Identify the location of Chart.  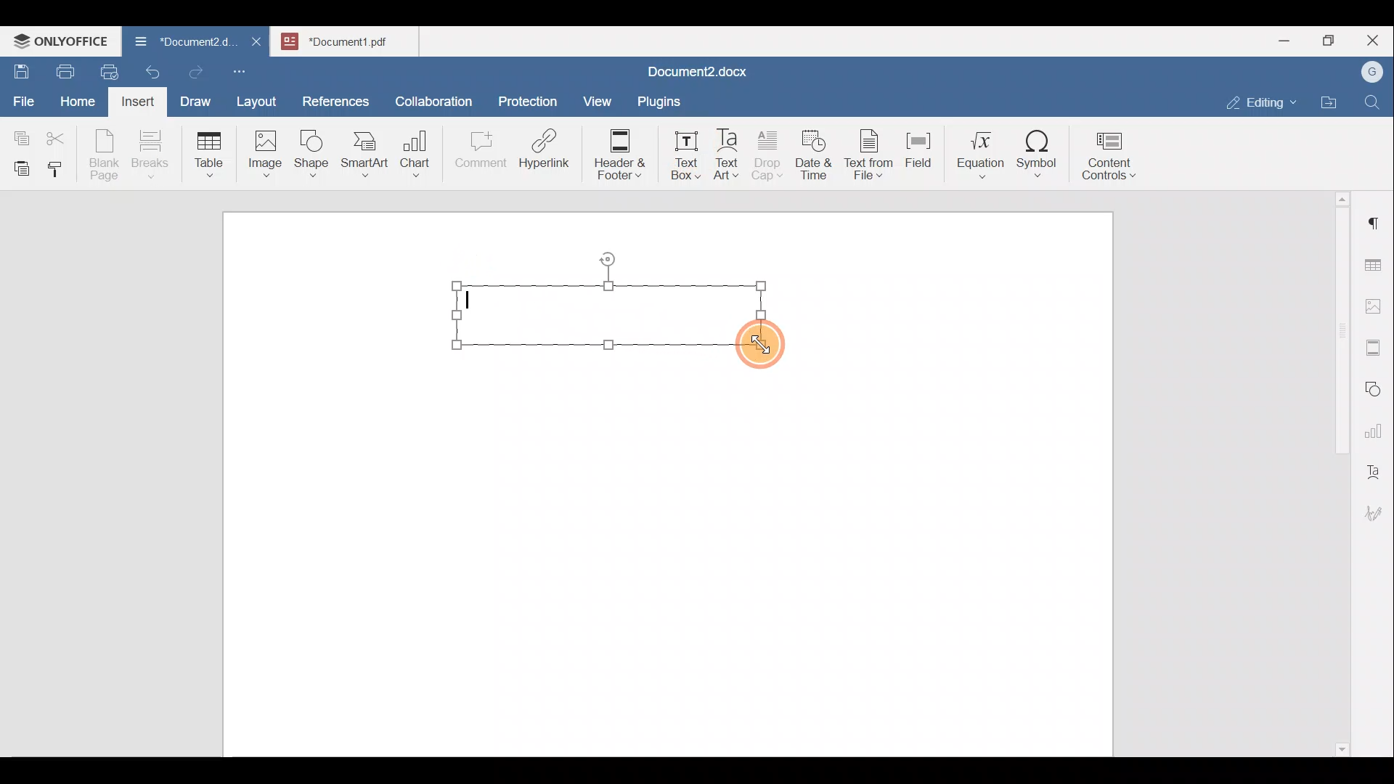
(412, 155).